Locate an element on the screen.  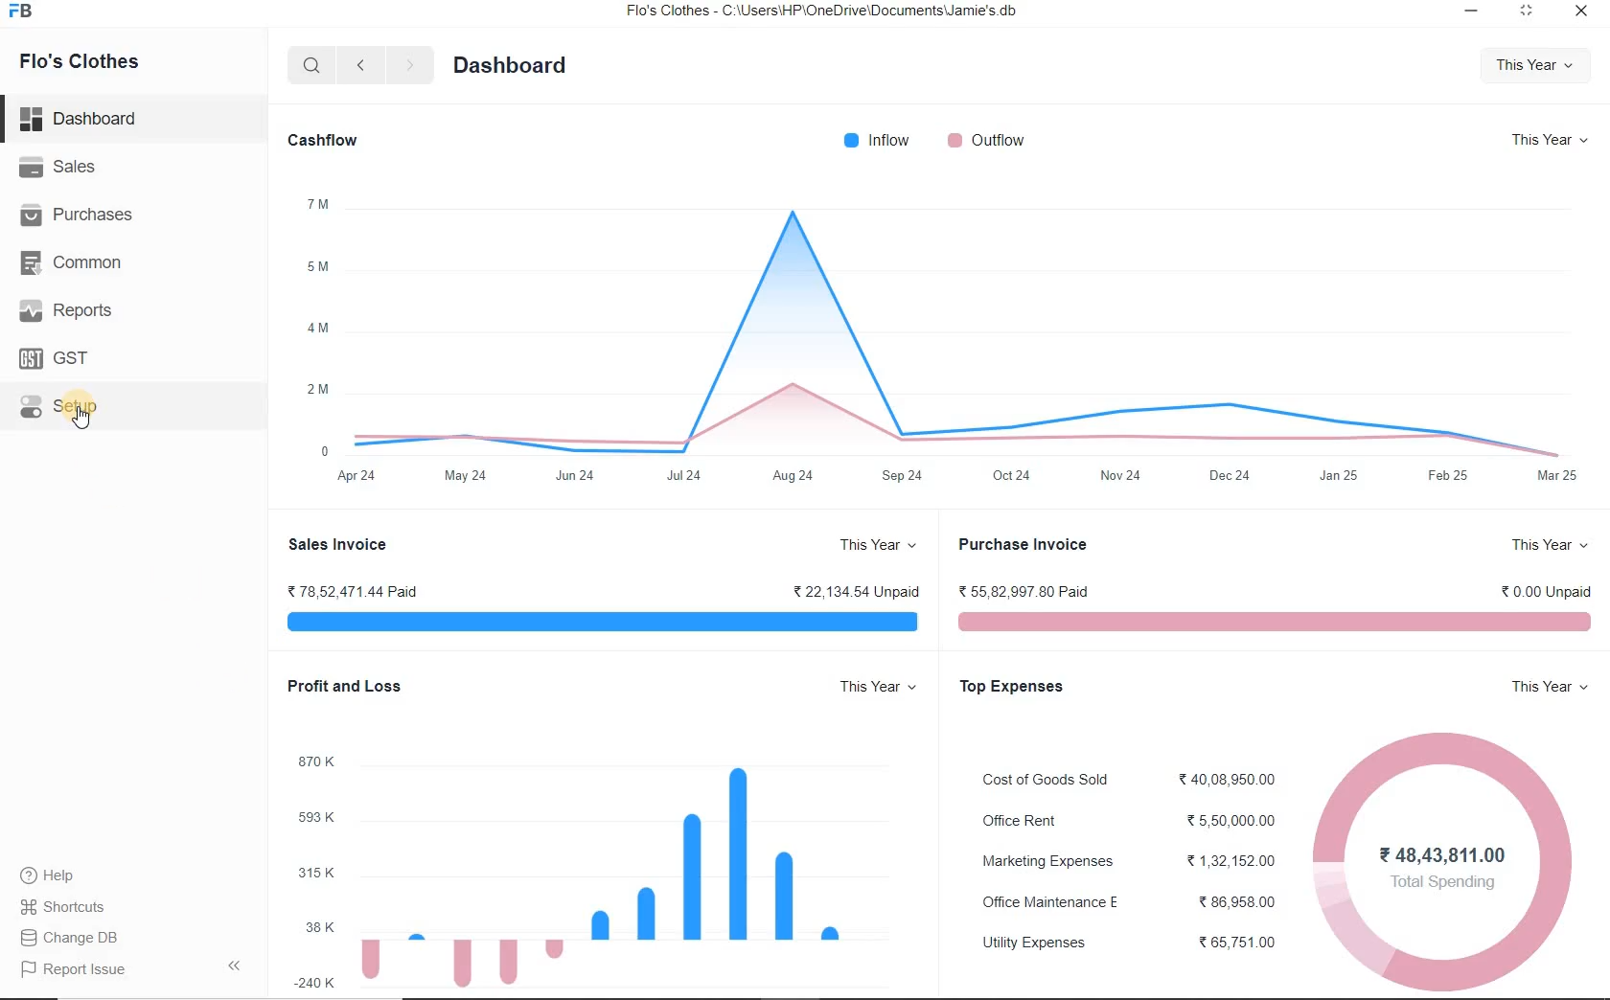
55,82,997.80 is located at coordinates (1021, 590).